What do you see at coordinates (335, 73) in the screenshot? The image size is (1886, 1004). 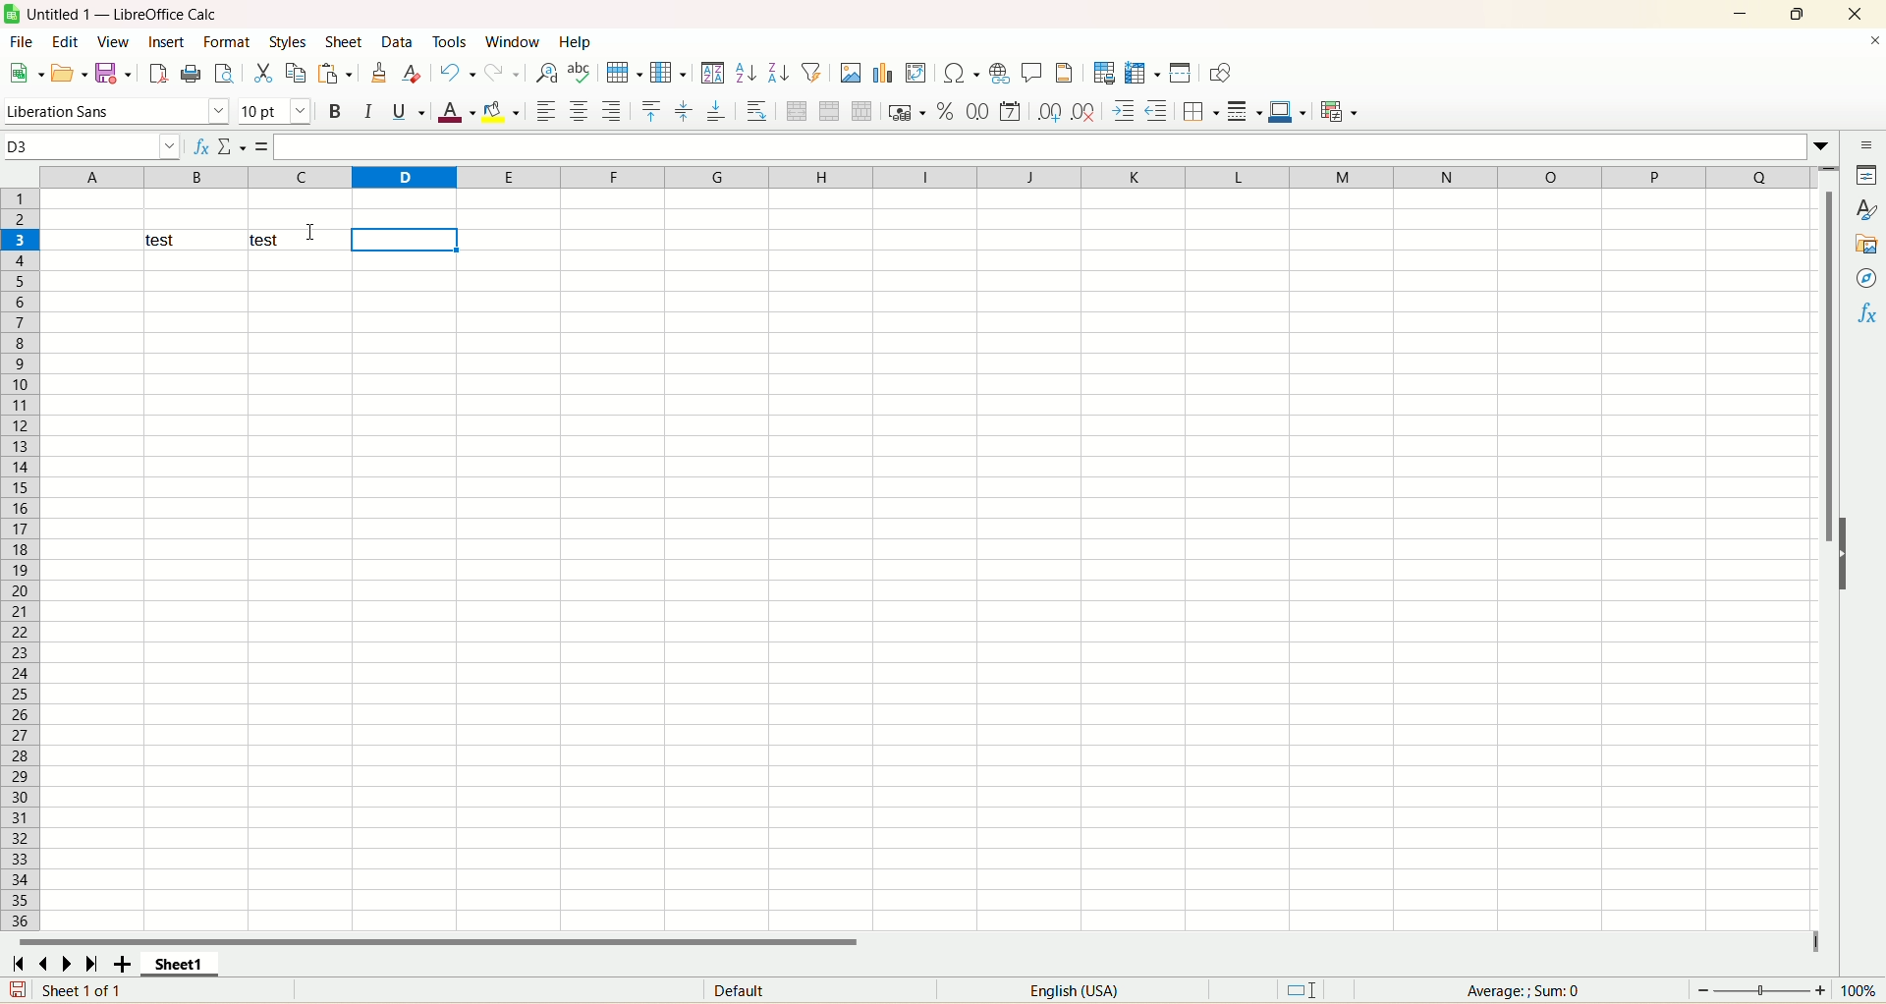 I see `paste` at bounding box center [335, 73].